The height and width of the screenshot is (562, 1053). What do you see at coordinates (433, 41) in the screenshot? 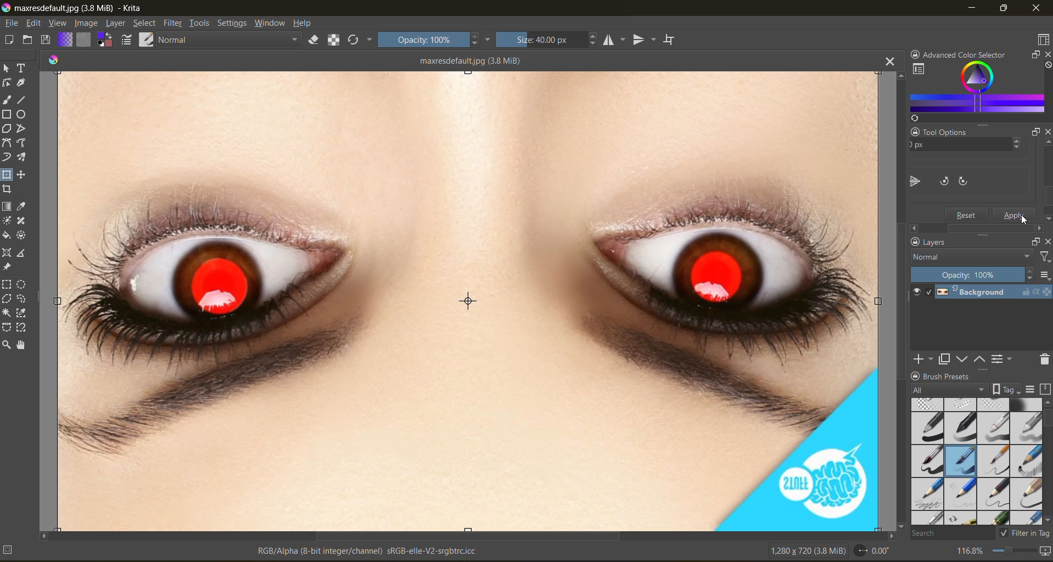
I see `opacity` at bounding box center [433, 41].